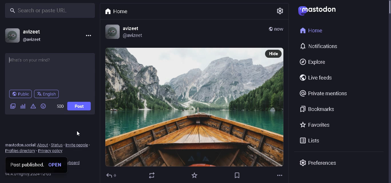 This screenshot has width=391, height=183. Describe the element at coordinates (270, 29) in the screenshot. I see `public post` at that location.